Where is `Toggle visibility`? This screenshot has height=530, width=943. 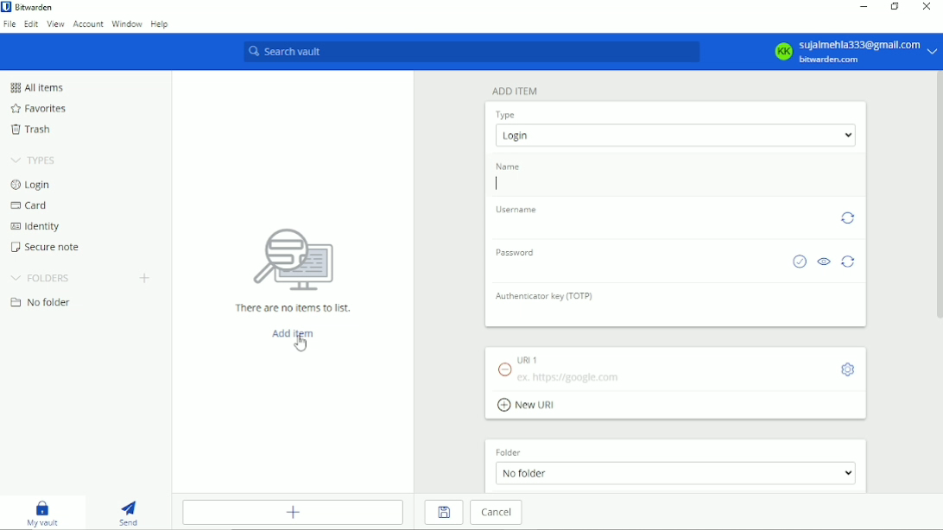 Toggle visibility is located at coordinates (824, 261).